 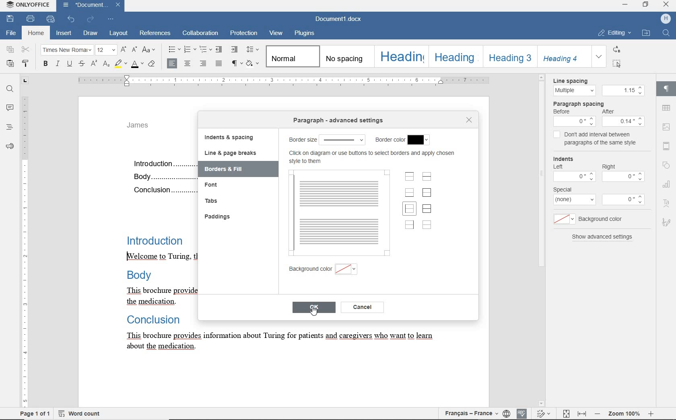 What do you see at coordinates (228, 138) in the screenshot?
I see `indents & spacing` at bounding box center [228, 138].